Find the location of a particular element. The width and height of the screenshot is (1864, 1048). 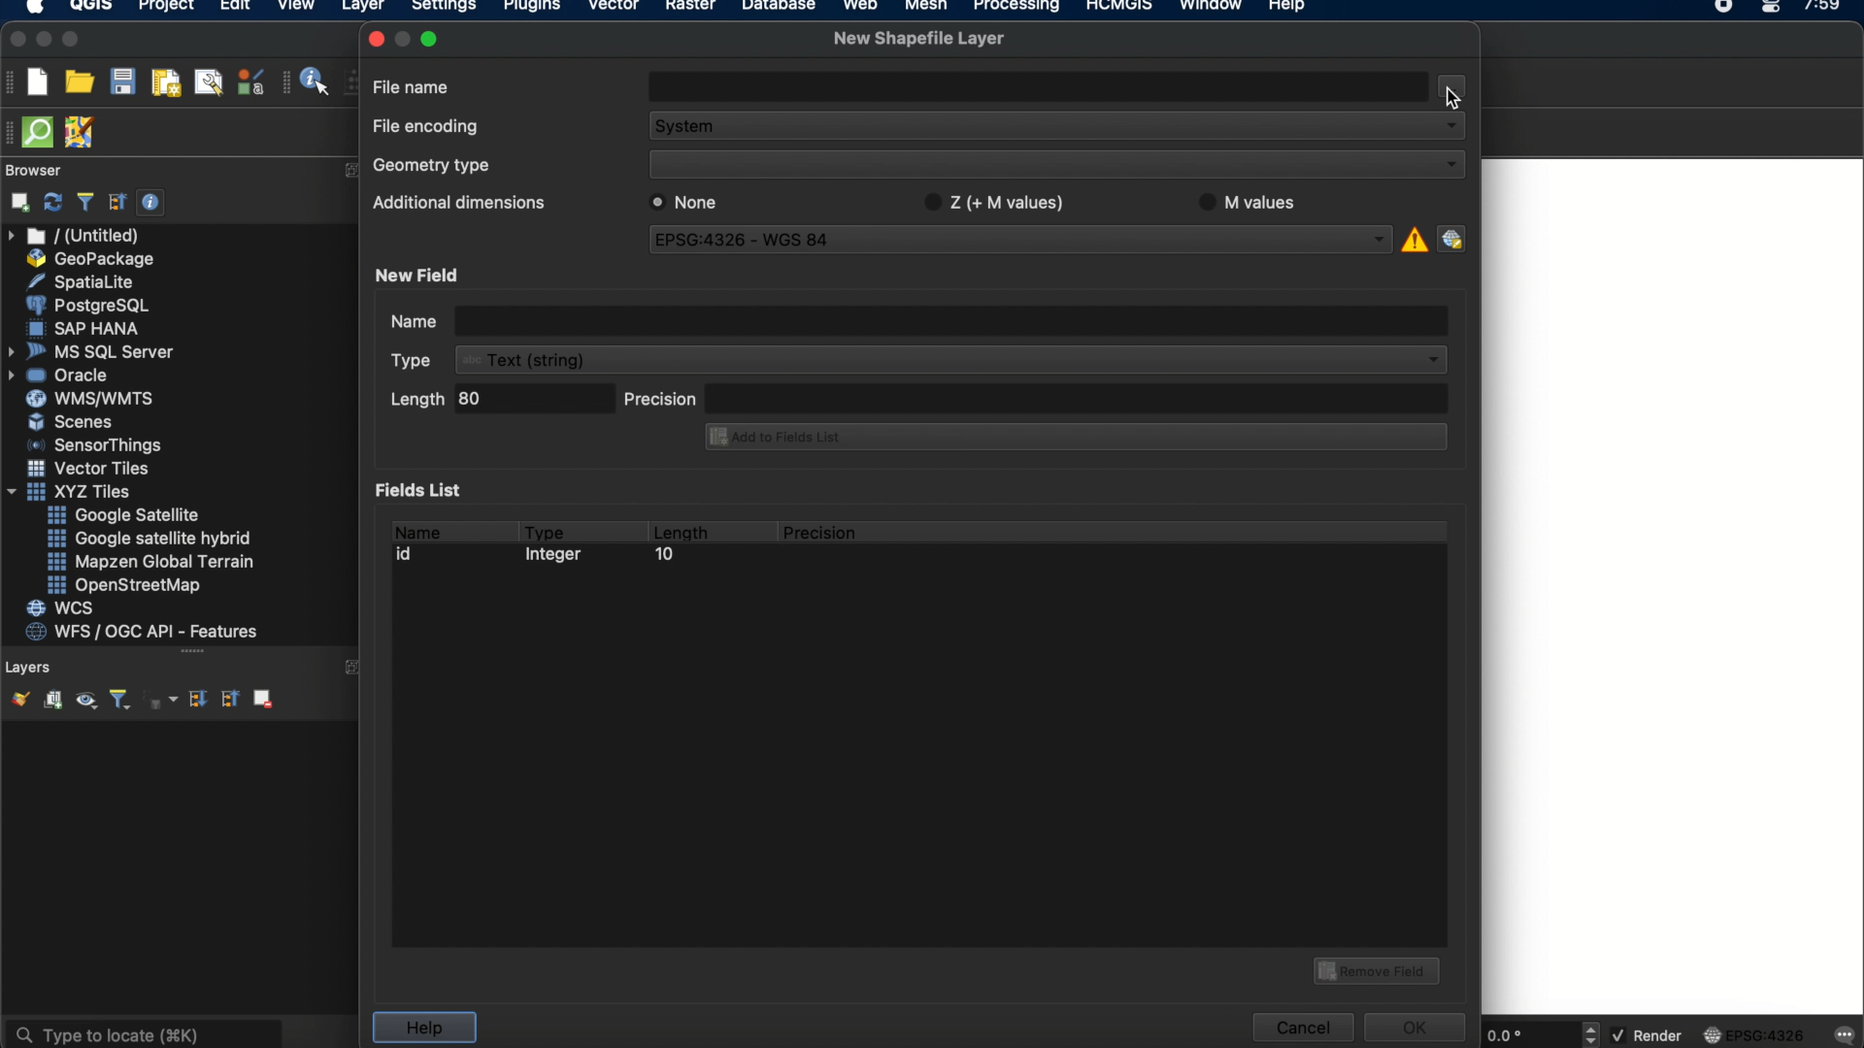

show layout is located at coordinates (209, 82).